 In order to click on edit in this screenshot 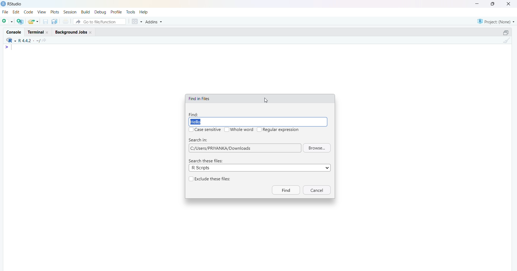, I will do `click(16, 12)`.